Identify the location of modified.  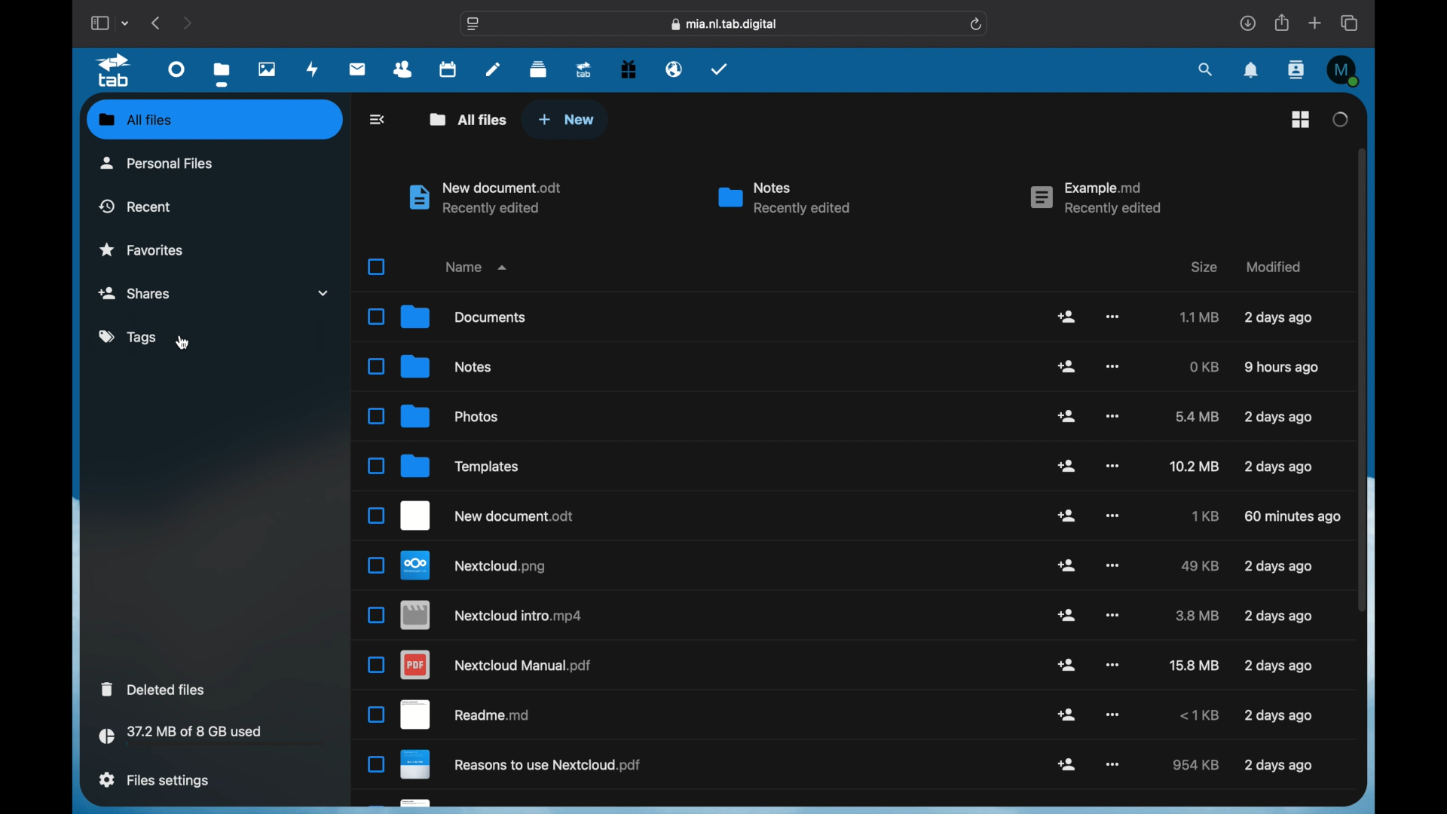
(1274, 267).